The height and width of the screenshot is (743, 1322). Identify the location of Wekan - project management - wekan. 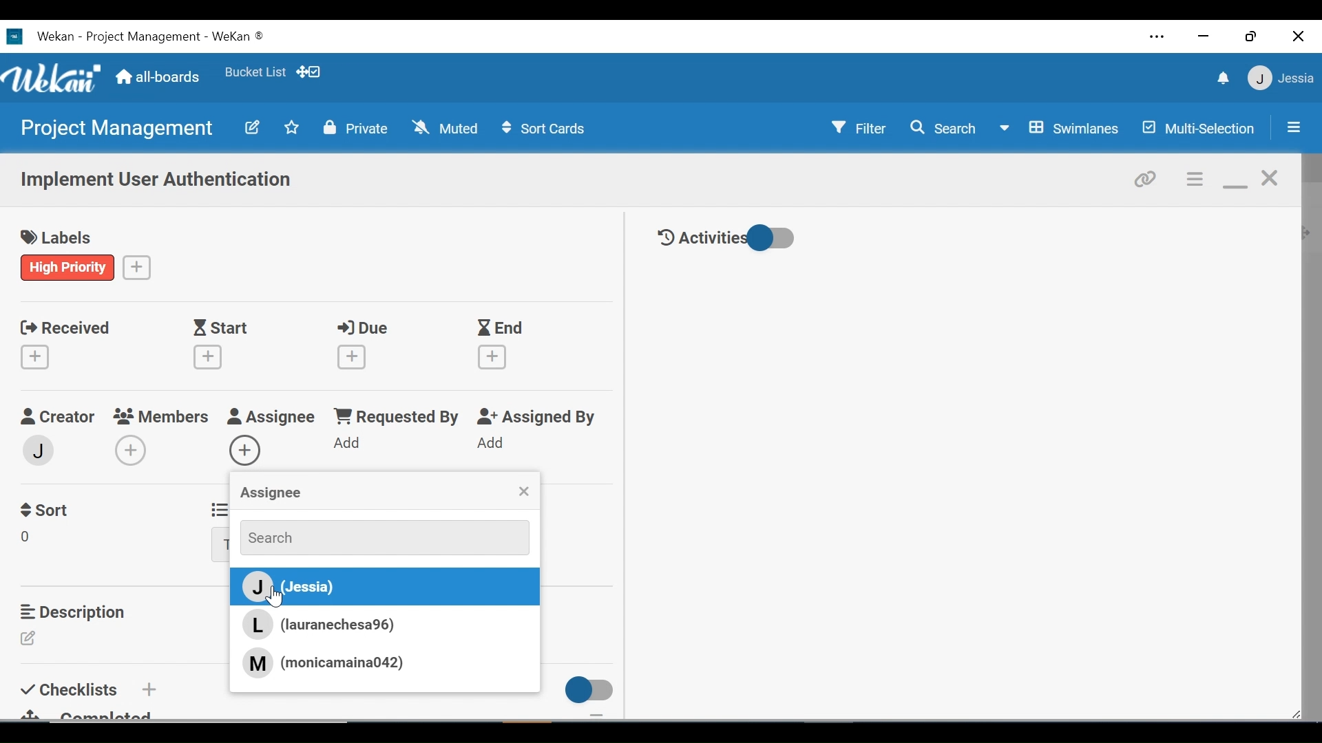
(171, 34).